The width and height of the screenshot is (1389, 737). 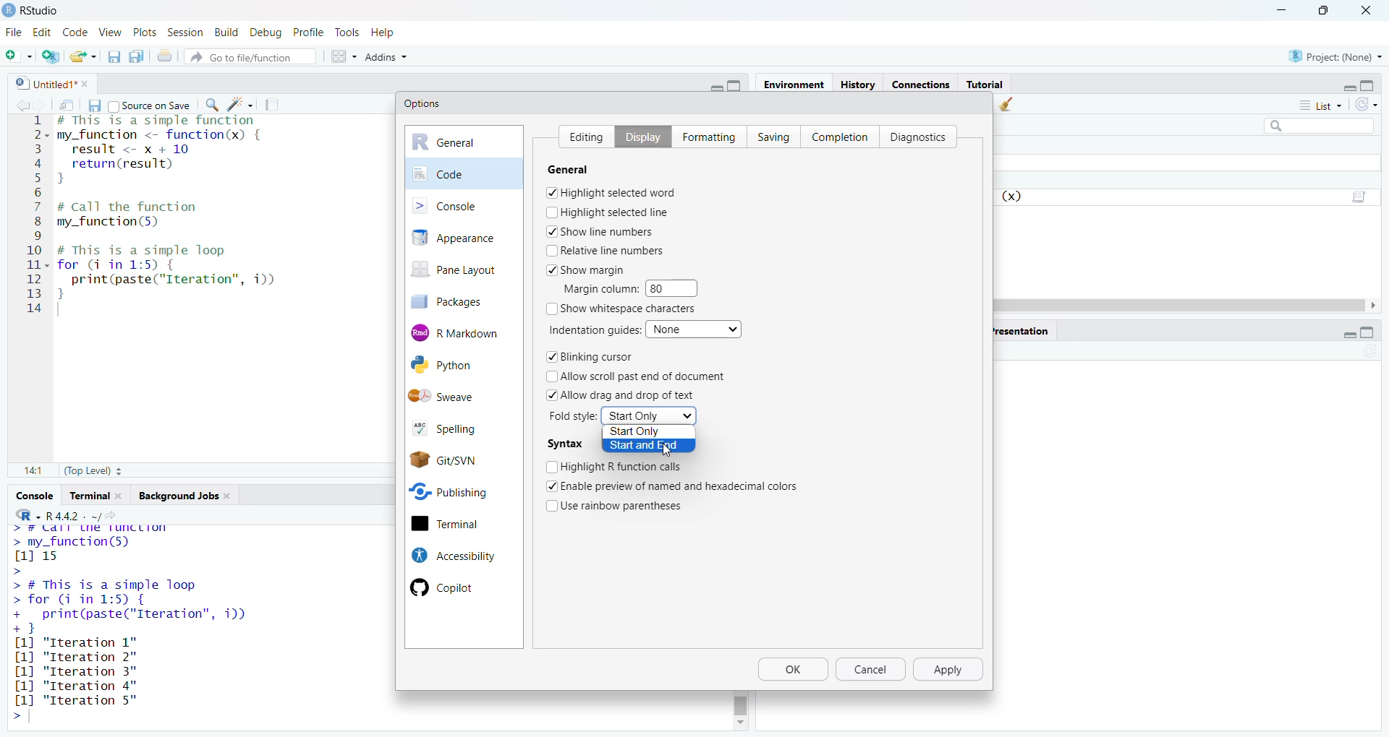 I want to click on edit, so click(x=43, y=32).